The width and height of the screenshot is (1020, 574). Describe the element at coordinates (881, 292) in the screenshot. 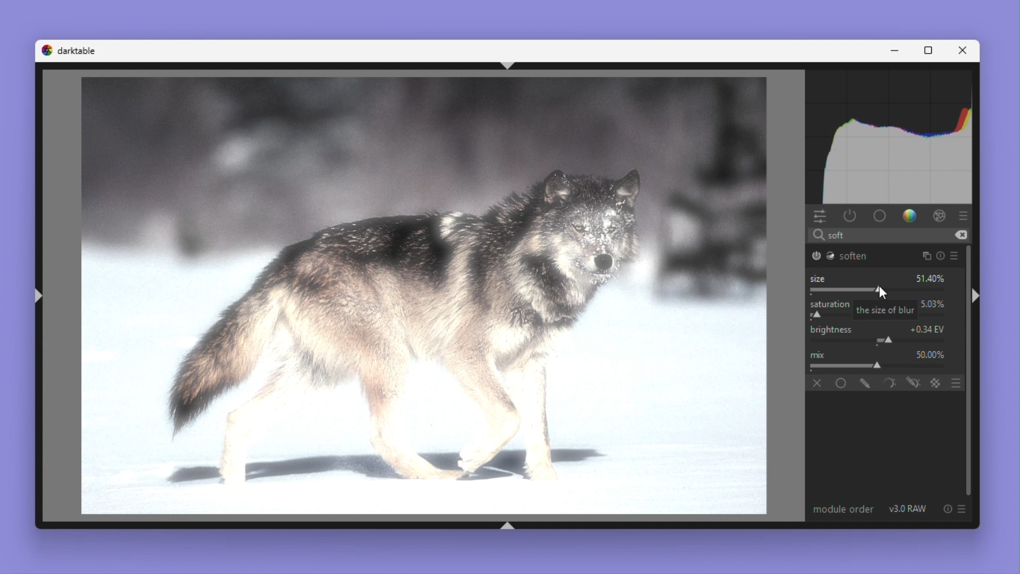

I see `cursor` at that location.